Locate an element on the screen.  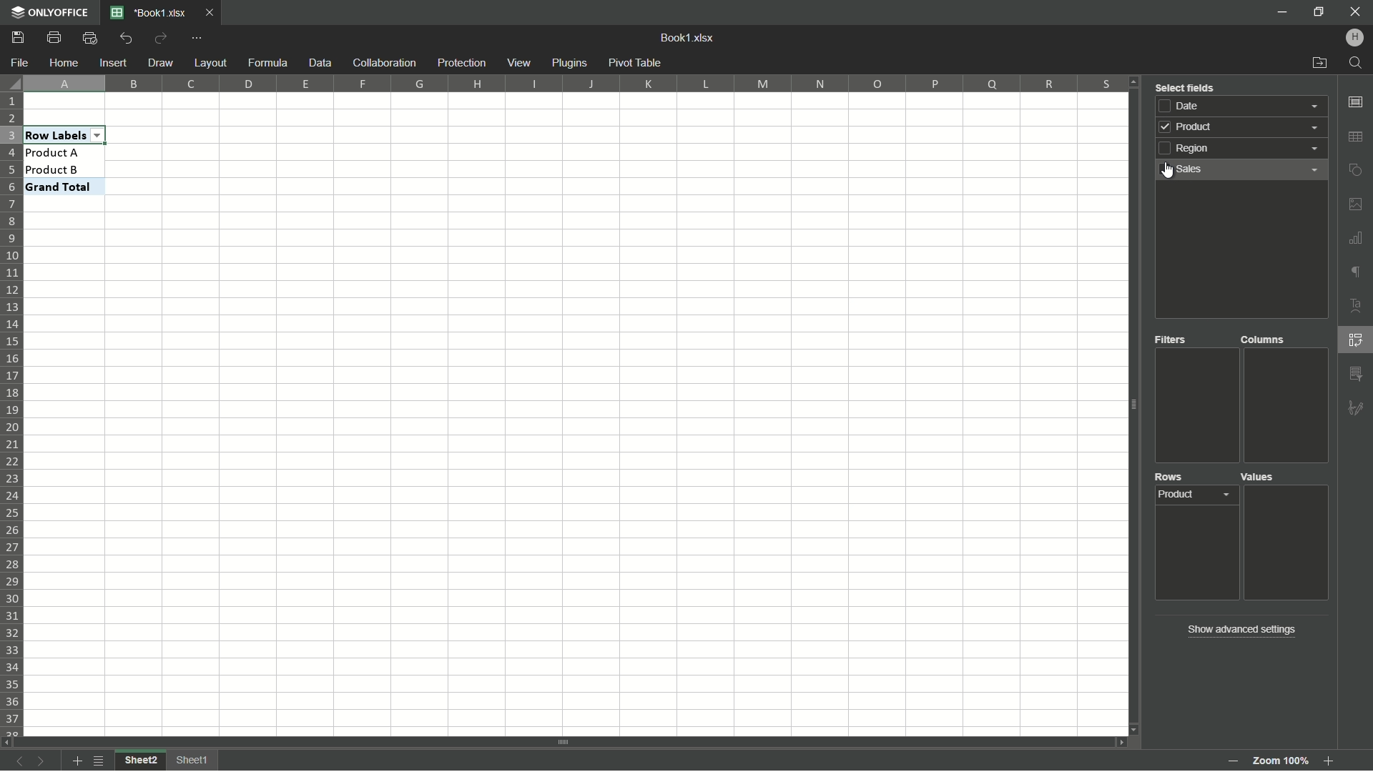
hp is located at coordinates (1356, 37).